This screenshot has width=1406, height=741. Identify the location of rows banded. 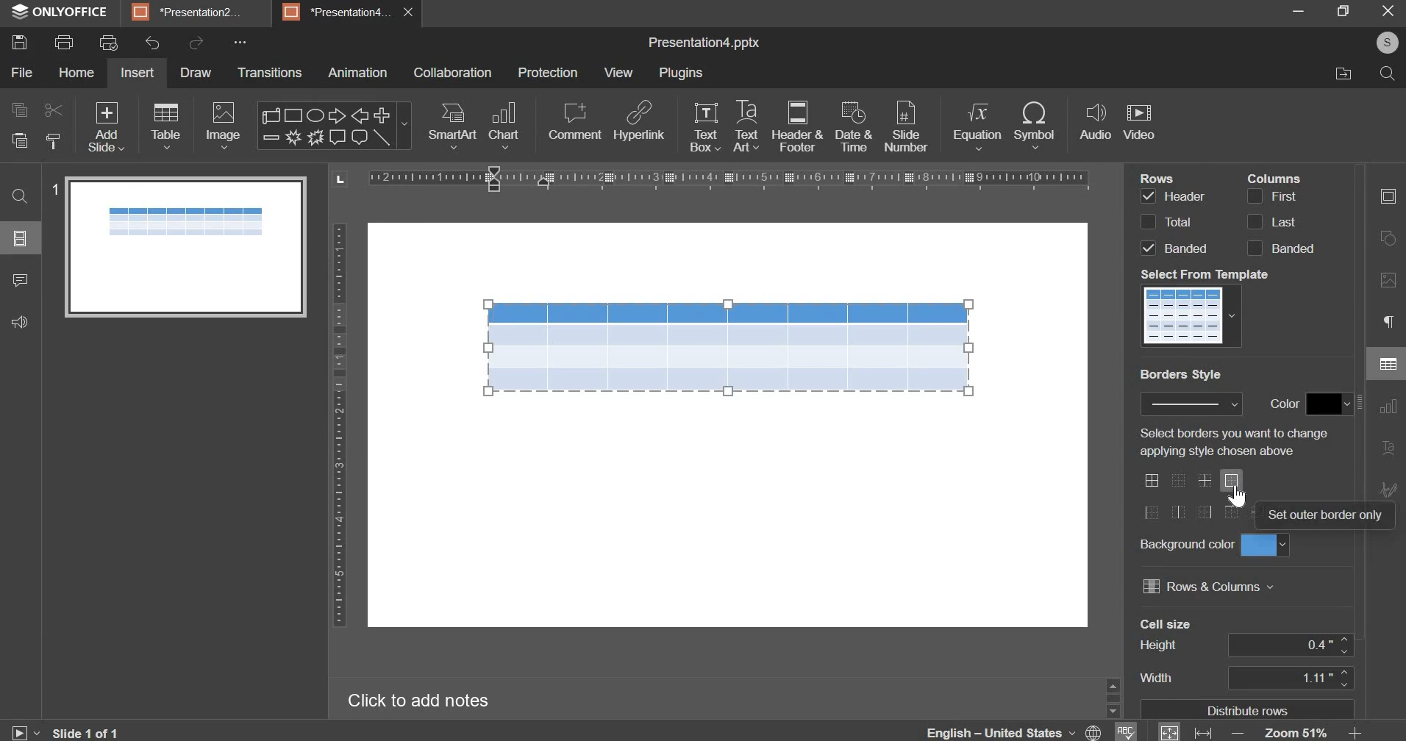
(1150, 248).